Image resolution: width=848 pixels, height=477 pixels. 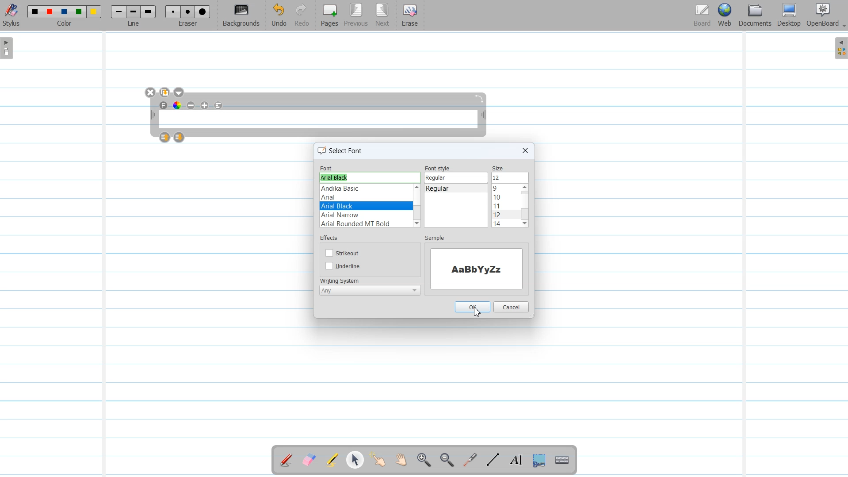 What do you see at coordinates (369, 167) in the screenshot?
I see `Font name` at bounding box center [369, 167].